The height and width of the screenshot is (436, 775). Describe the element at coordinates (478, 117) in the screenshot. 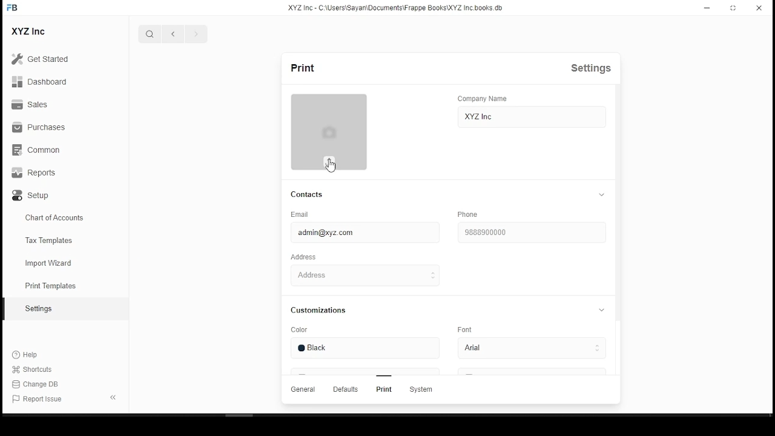

I see `XYZ inc` at that location.